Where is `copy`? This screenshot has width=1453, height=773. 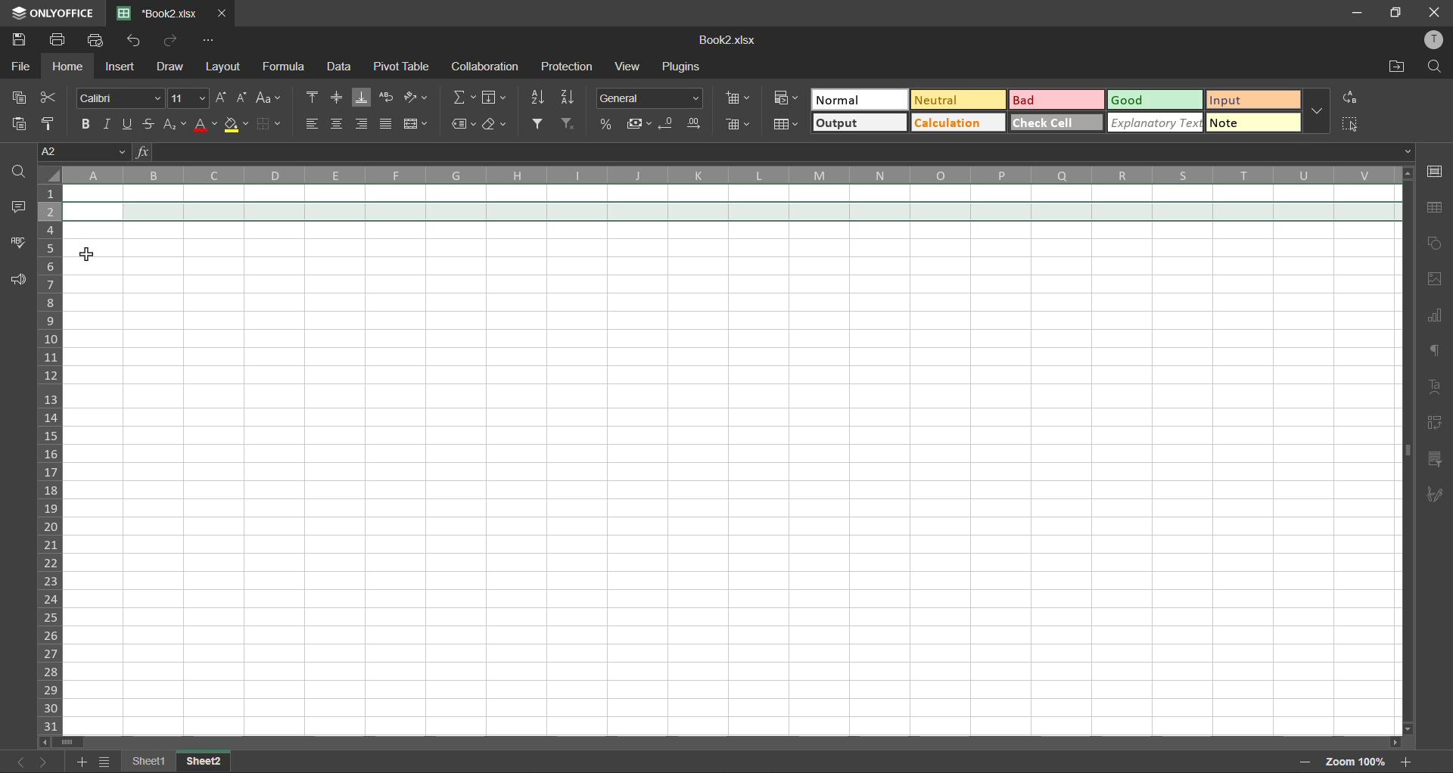
copy is located at coordinates (21, 95).